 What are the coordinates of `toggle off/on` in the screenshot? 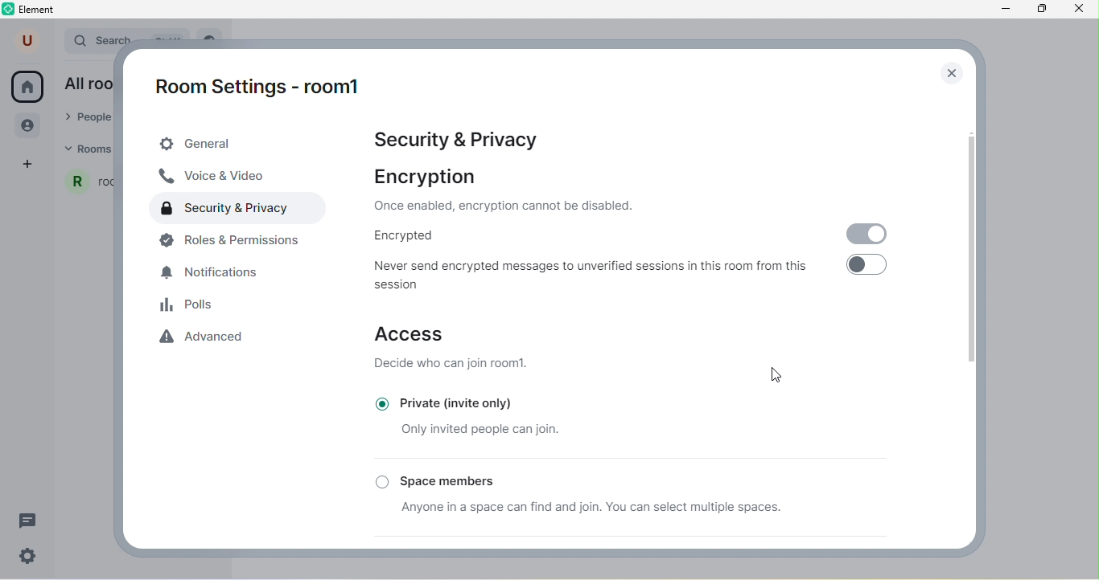 It's located at (866, 234).